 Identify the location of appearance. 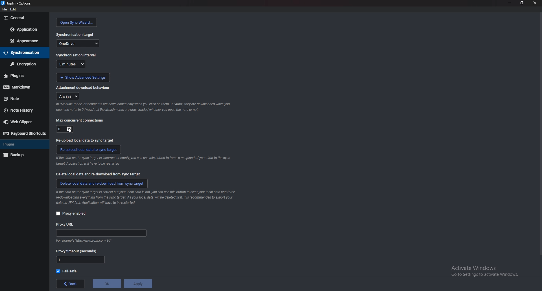
(25, 41).